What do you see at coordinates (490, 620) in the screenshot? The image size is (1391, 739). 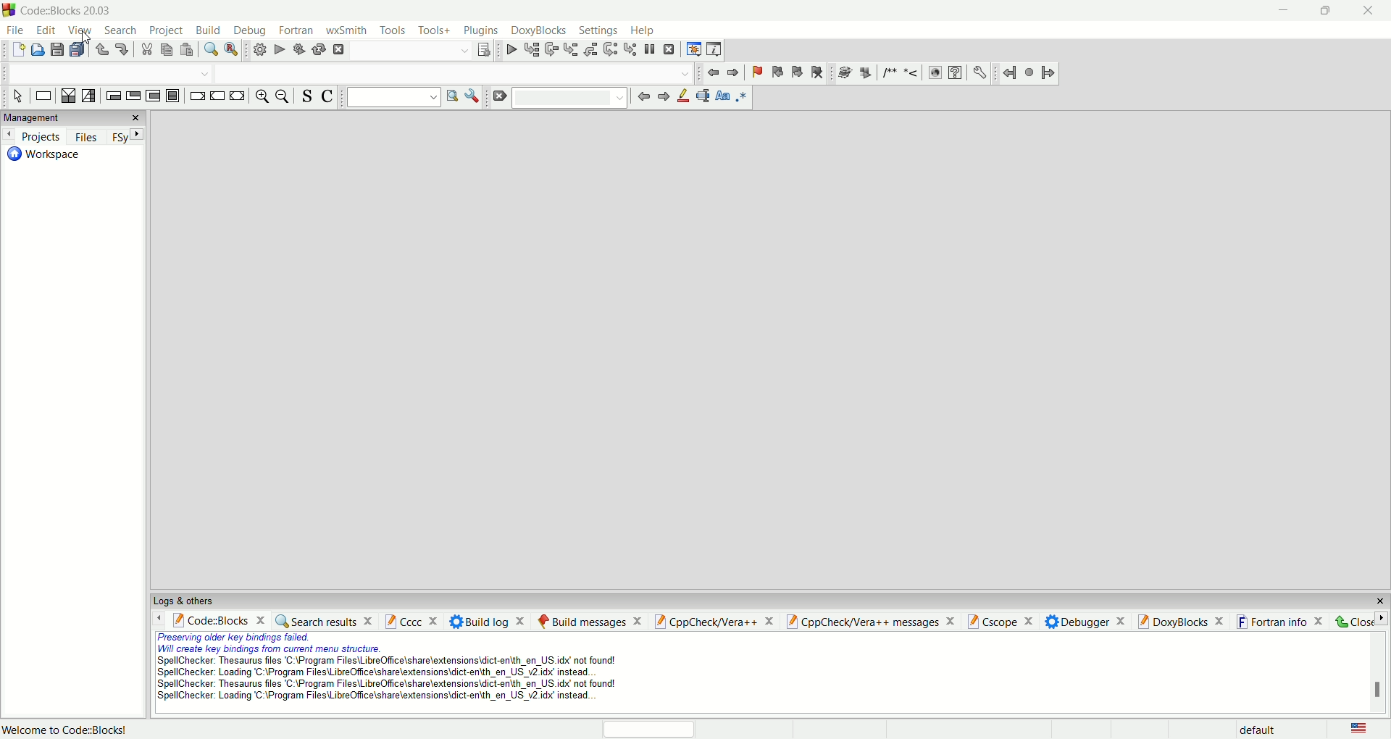 I see `build log` at bounding box center [490, 620].